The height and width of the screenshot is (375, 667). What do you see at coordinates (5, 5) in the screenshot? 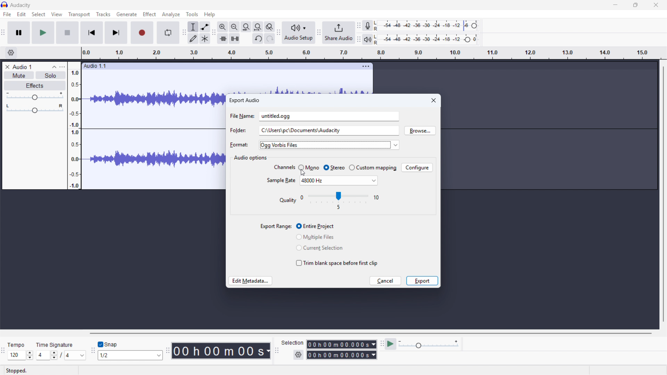
I see `Logo ` at bounding box center [5, 5].